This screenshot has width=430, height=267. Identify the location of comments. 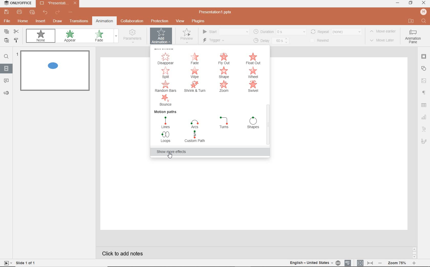
(7, 81).